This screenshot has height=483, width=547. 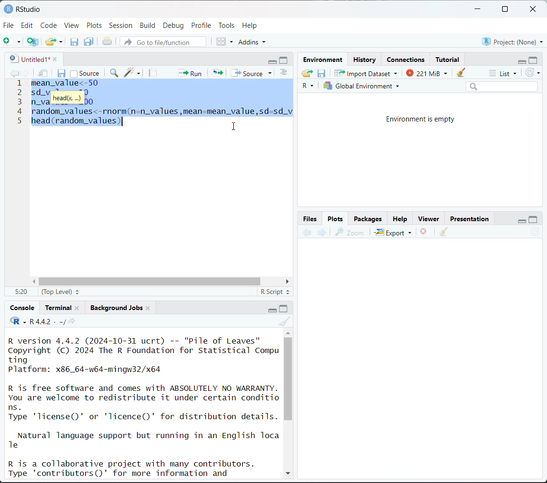 I want to click on move left, so click(x=36, y=282).